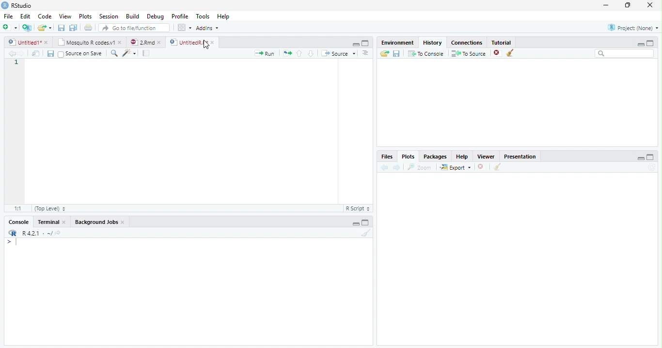 This screenshot has height=348, width=662. Describe the element at coordinates (184, 27) in the screenshot. I see `Workspace pane` at that location.